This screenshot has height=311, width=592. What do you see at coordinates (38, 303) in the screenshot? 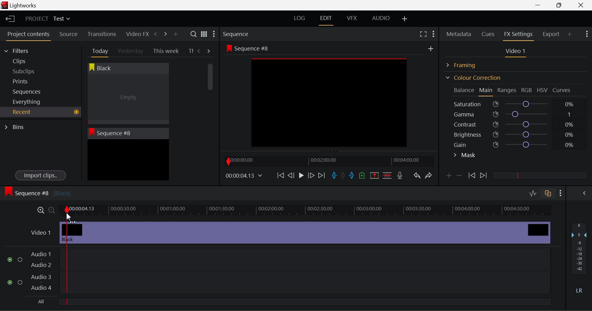
I see `All` at bounding box center [38, 303].